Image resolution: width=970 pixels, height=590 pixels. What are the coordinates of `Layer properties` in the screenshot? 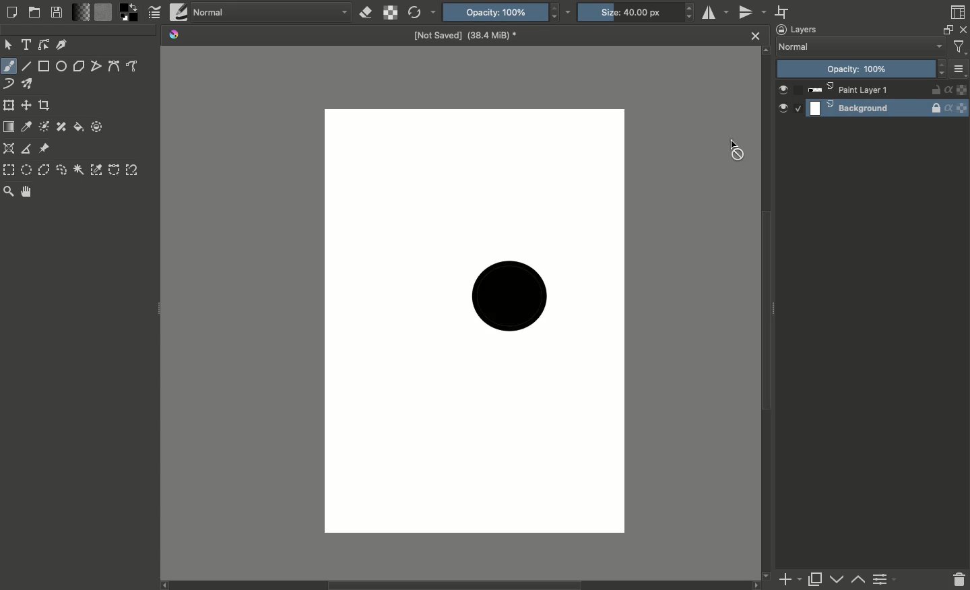 It's located at (888, 580).